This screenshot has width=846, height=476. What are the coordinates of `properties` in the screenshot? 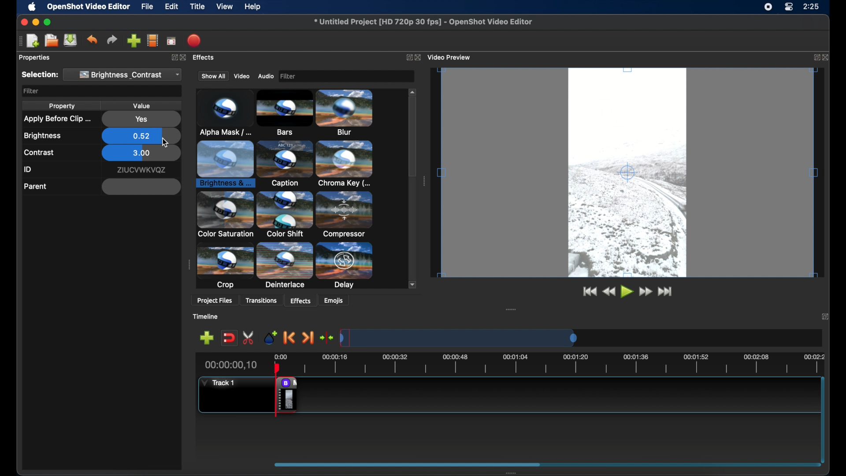 It's located at (35, 58).